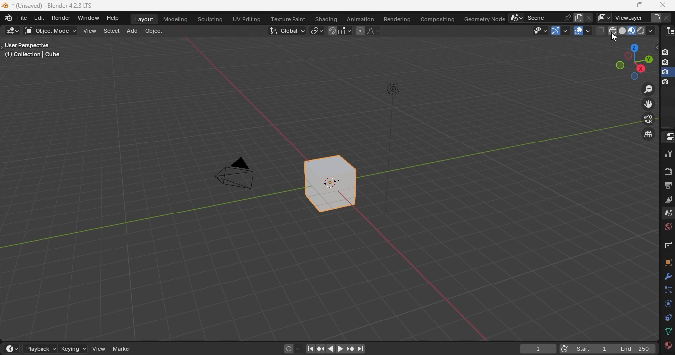 The height and width of the screenshot is (355, 675). Describe the element at coordinates (36, 51) in the screenshot. I see `user perspective (1) Collection | cube` at that location.